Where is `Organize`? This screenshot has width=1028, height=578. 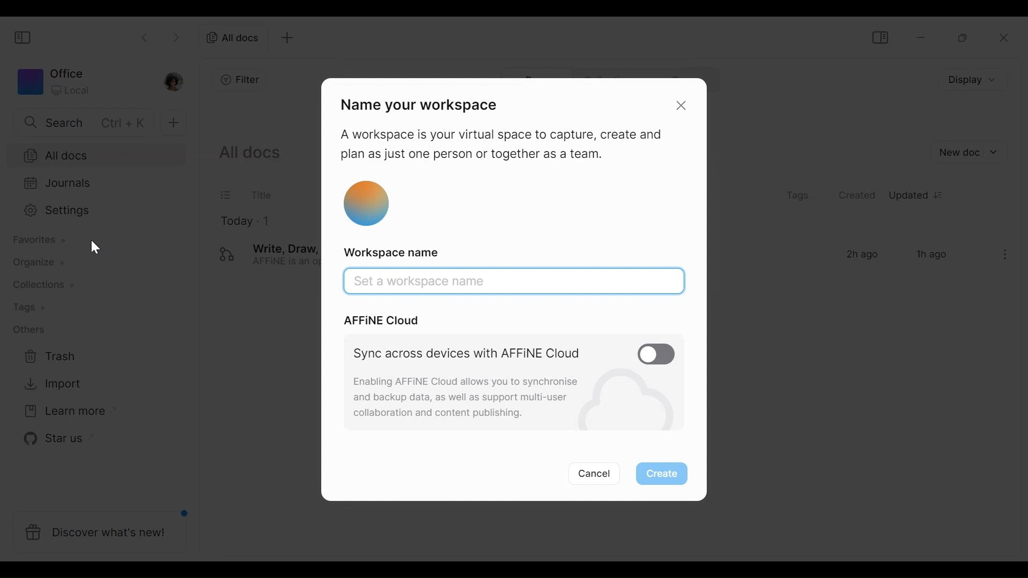
Organize is located at coordinates (34, 264).